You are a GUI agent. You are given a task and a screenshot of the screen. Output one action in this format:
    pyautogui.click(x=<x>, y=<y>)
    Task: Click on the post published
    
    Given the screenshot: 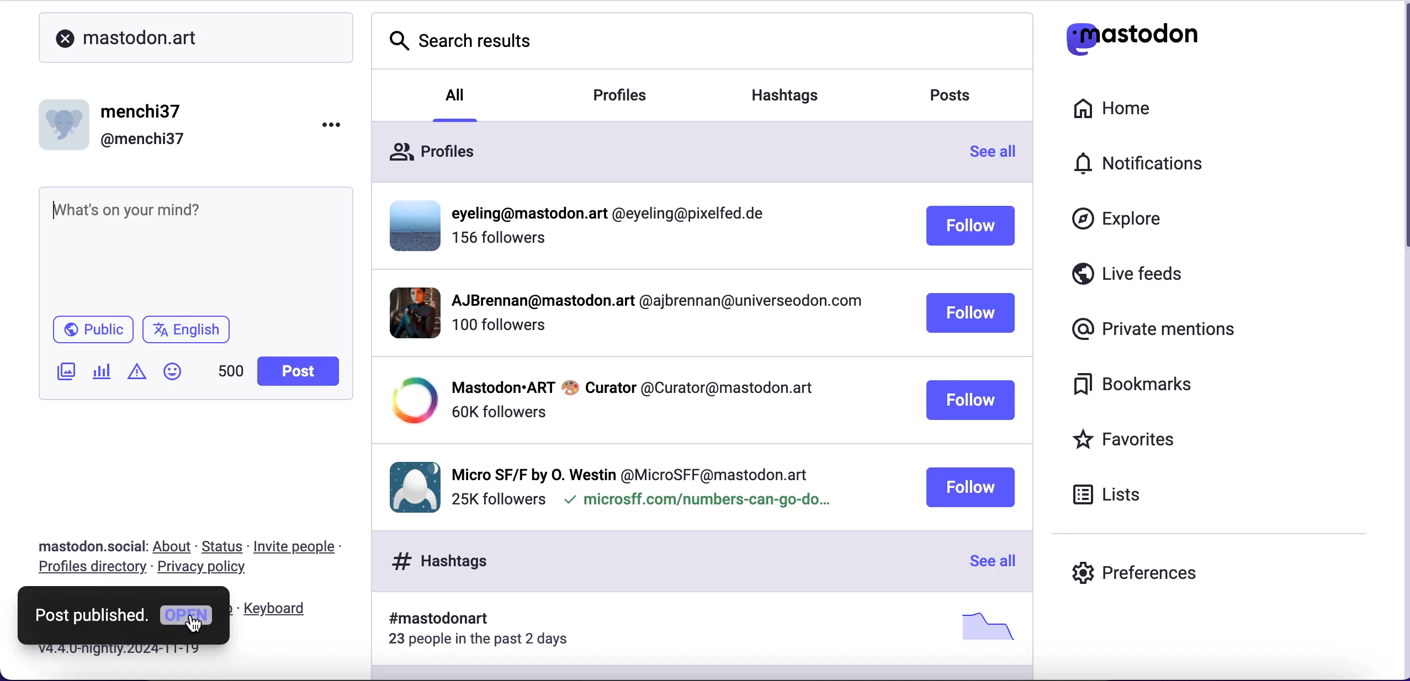 What is the action you would take?
    pyautogui.click(x=91, y=617)
    